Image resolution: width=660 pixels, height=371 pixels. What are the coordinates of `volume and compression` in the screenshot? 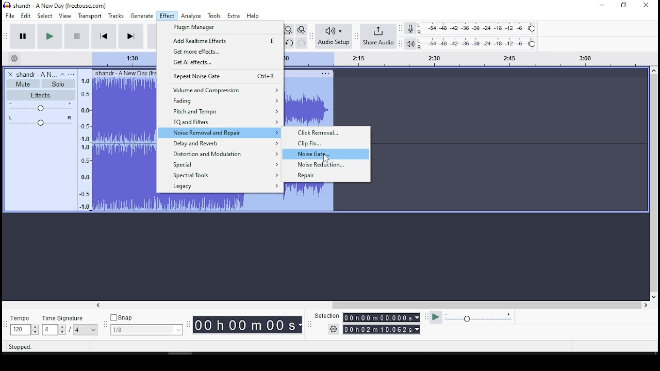 It's located at (220, 89).